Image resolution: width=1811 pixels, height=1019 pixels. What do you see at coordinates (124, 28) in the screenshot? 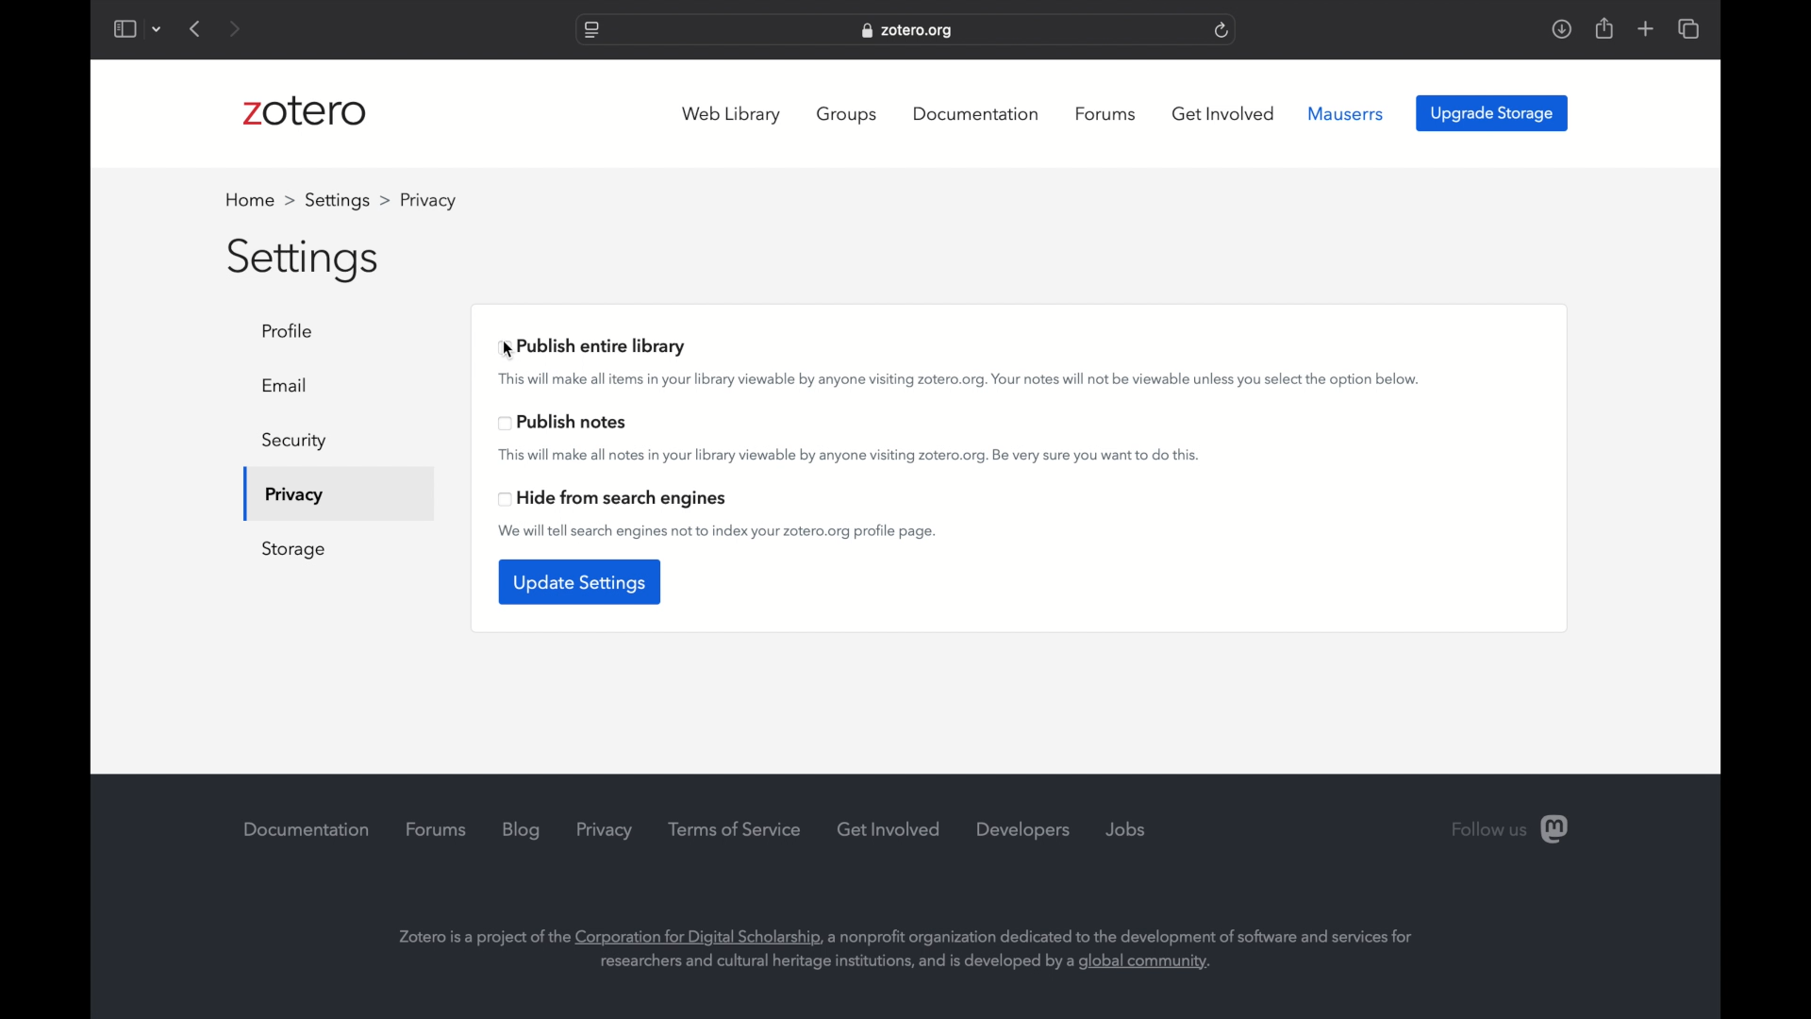
I see `show sidebar` at bounding box center [124, 28].